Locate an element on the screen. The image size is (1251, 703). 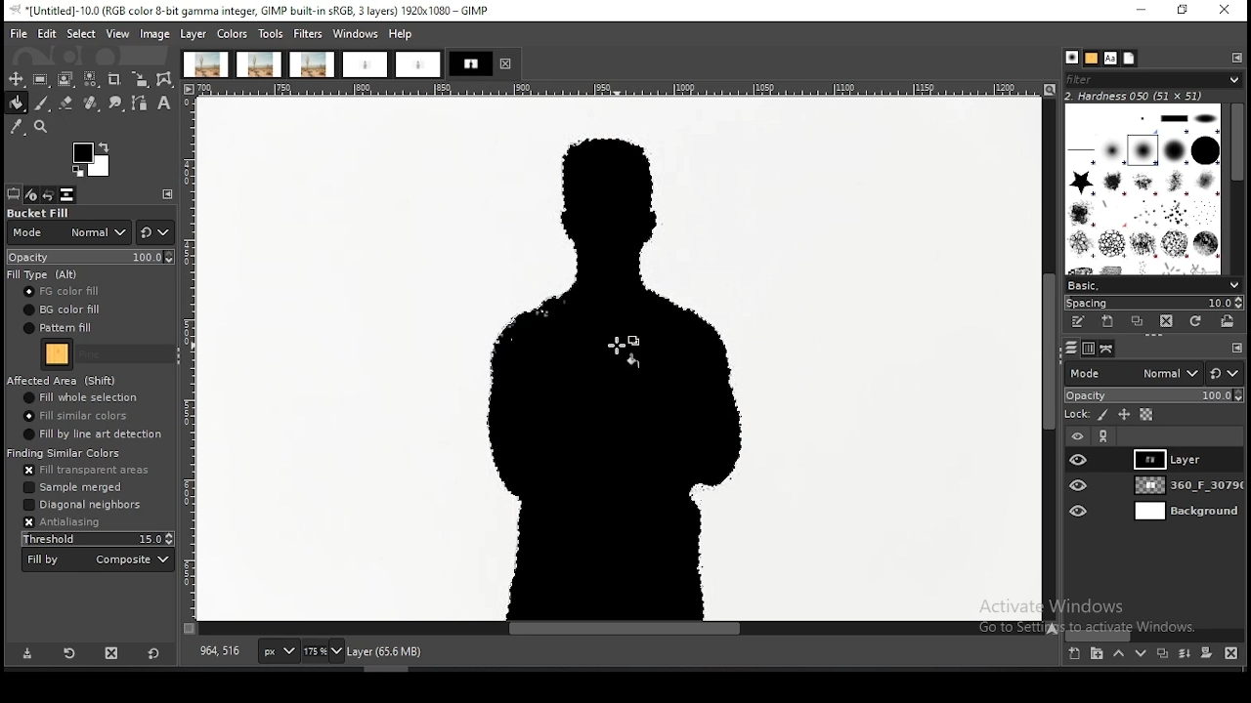
delete tool preset is located at coordinates (113, 651).